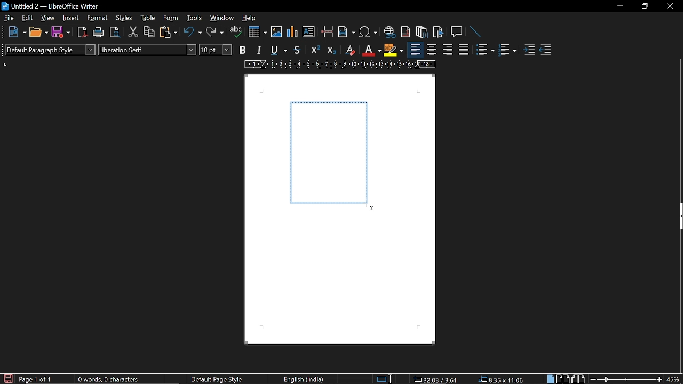 This screenshot has height=384, width=683. What do you see at coordinates (578, 379) in the screenshot?
I see `book view` at bounding box center [578, 379].